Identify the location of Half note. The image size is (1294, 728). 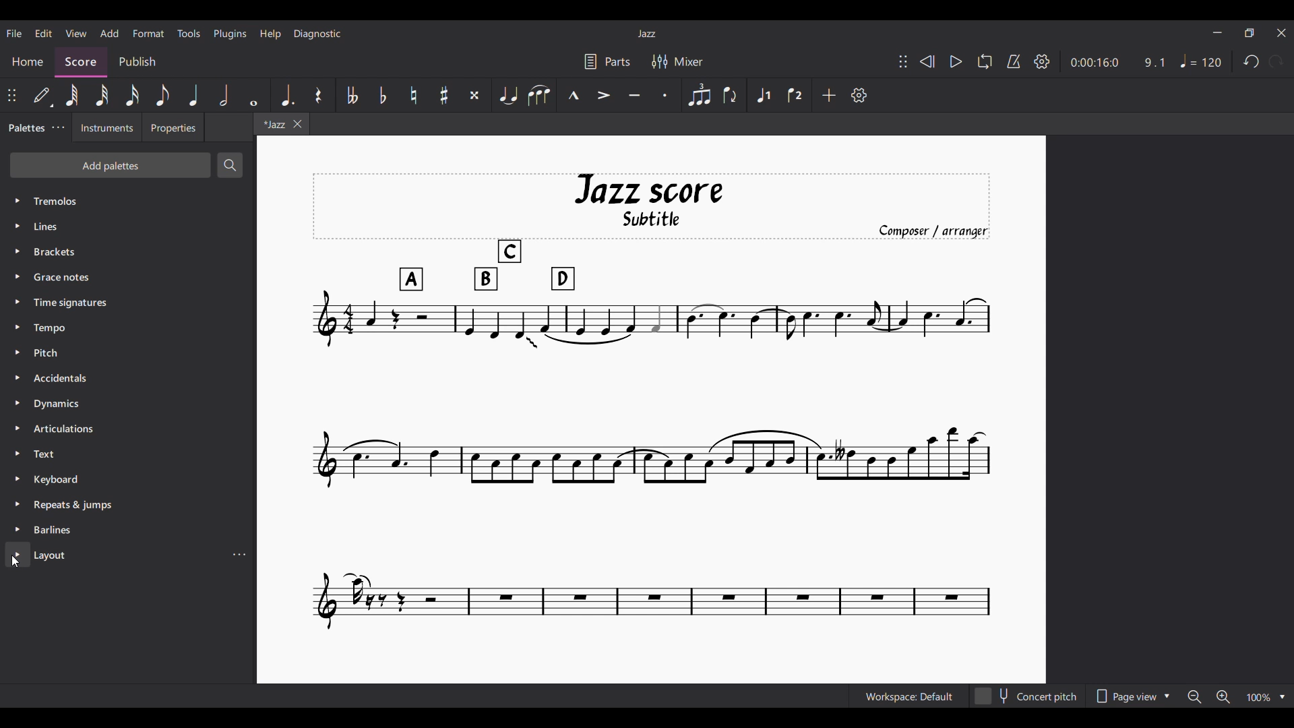
(224, 95).